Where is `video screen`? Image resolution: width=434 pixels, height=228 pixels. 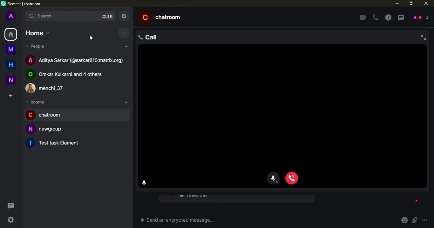
video screen is located at coordinates (282, 109).